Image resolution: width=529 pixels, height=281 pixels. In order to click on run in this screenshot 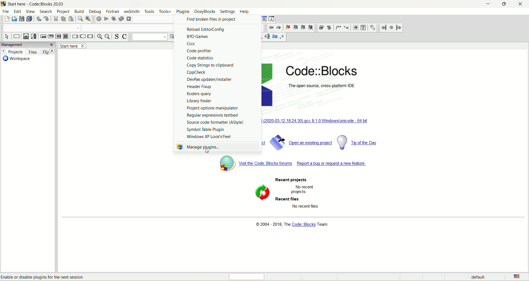, I will do `click(106, 19)`.